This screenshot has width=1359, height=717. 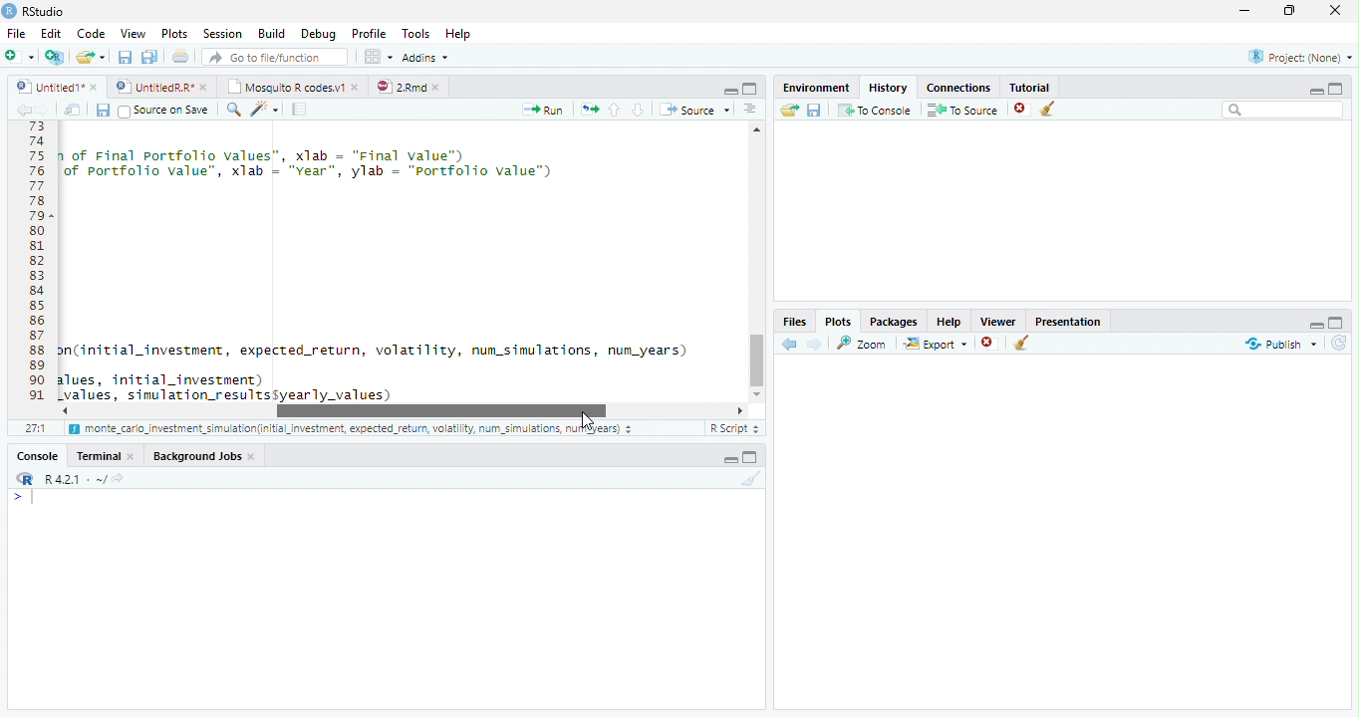 I want to click on Go to file/function, so click(x=273, y=57).